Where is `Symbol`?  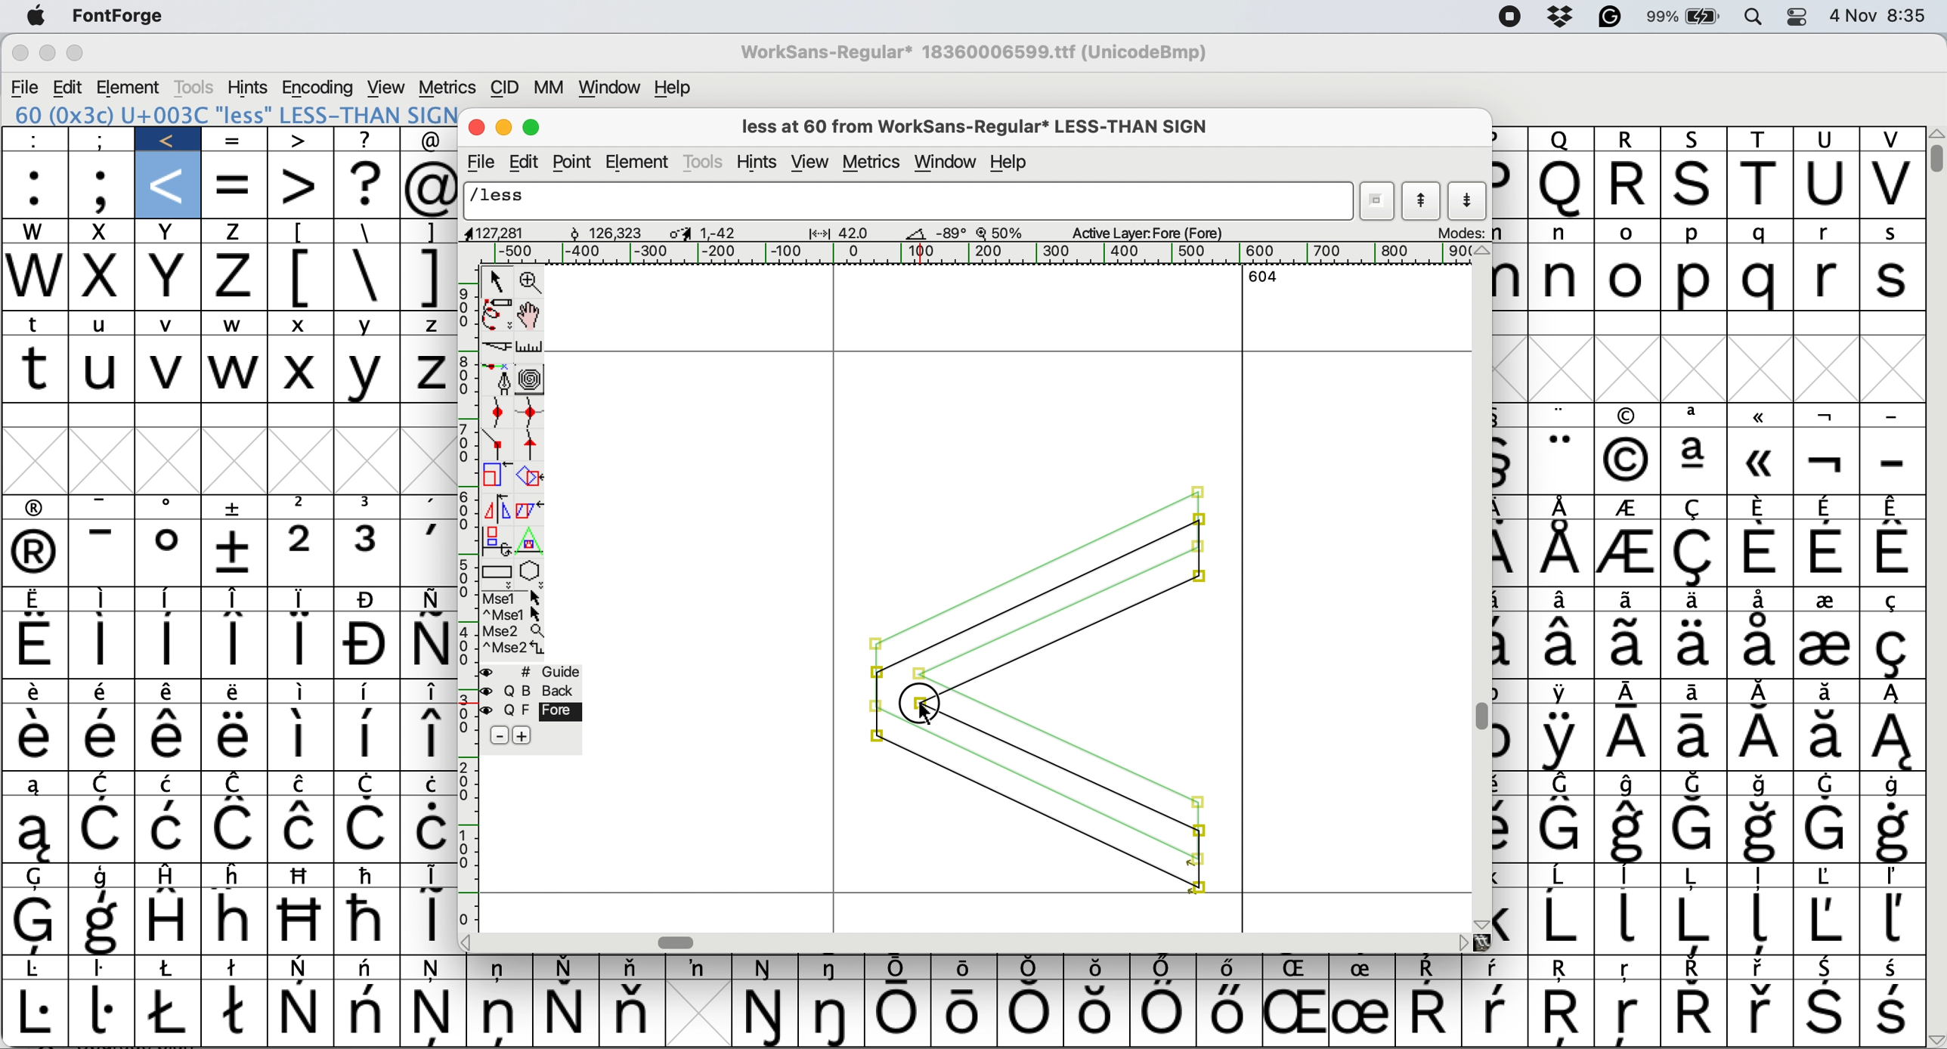 Symbol is located at coordinates (965, 1014).